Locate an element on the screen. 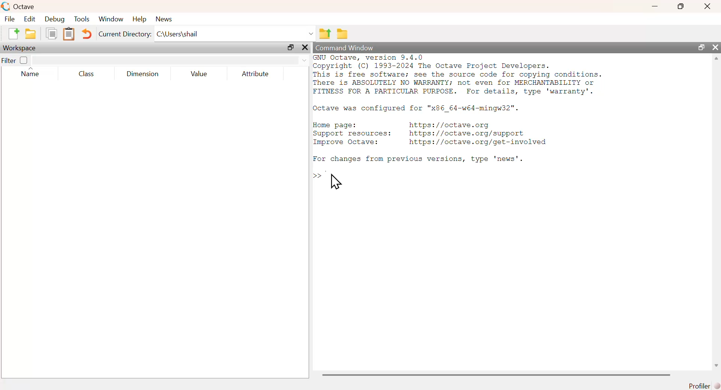  maximize is located at coordinates (291, 46).